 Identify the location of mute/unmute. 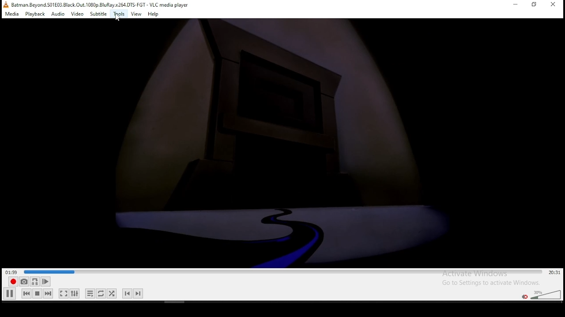
(524, 296).